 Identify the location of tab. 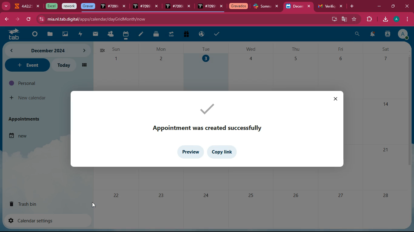
(206, 7).